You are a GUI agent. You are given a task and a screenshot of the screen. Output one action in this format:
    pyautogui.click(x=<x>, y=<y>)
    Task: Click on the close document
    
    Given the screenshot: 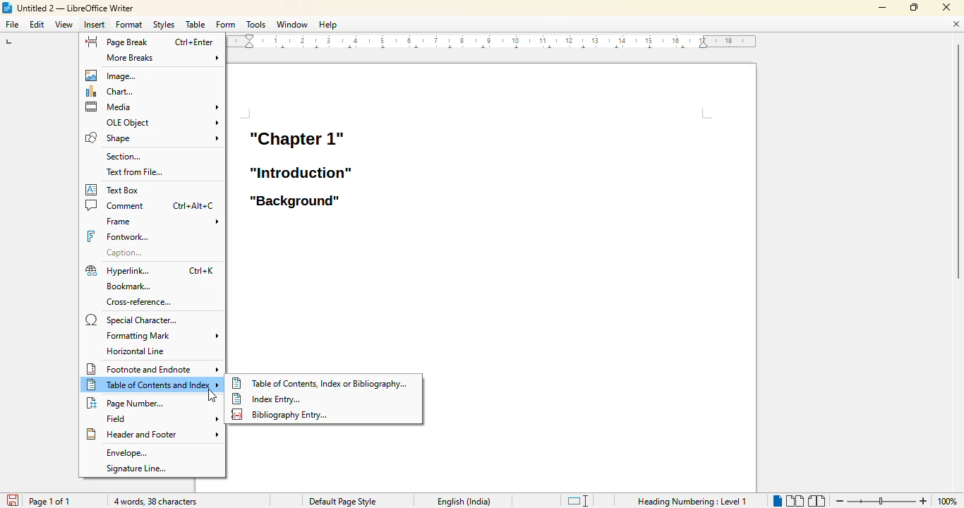 What is the action you would take?
    pyautogui.click(x=956, y=24)
    